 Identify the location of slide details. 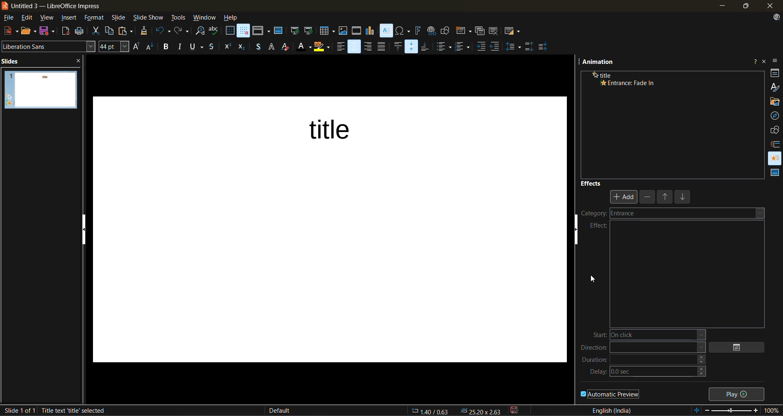
(19, 410).